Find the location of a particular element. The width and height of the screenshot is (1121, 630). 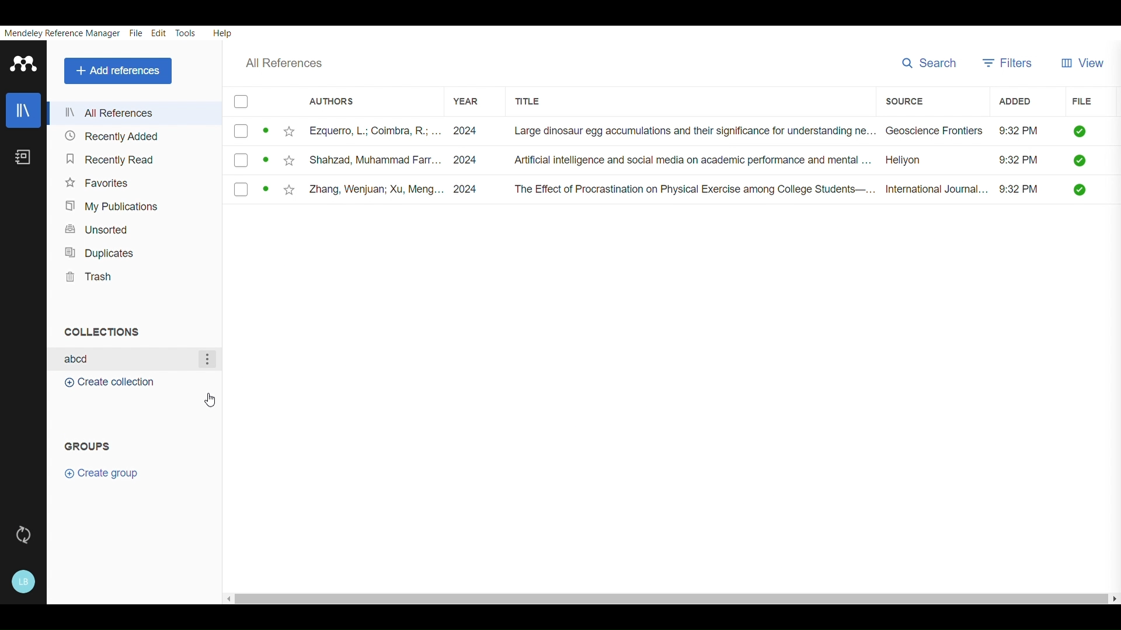

TITLE is located at coordinates (538, 99).